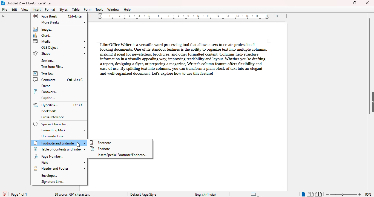  Describe the element at coordinates (59, 41) in the screenshot. I see `media` at that location.